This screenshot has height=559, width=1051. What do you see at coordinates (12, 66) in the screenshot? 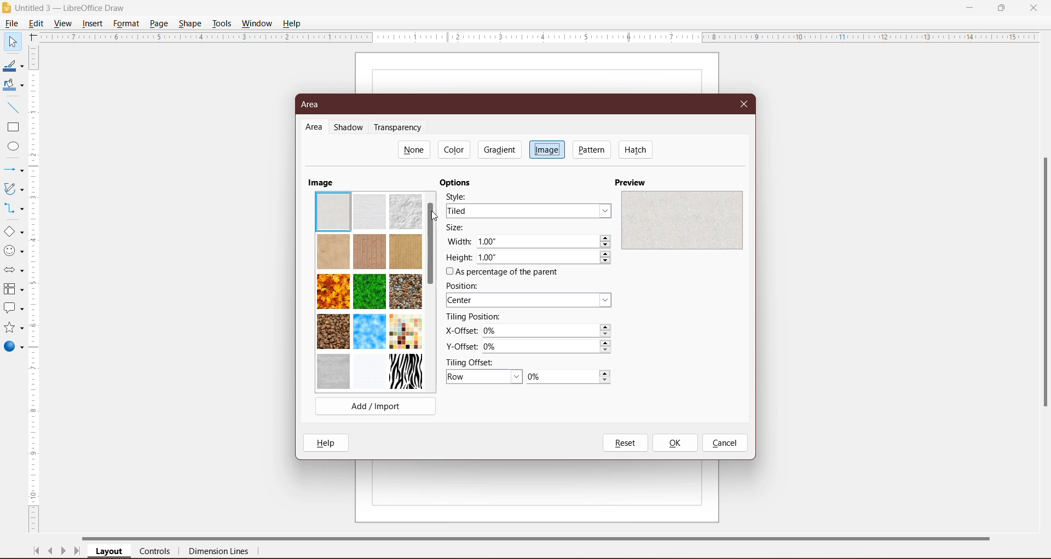
I see `Line Color` at bounding box center [12, 66].